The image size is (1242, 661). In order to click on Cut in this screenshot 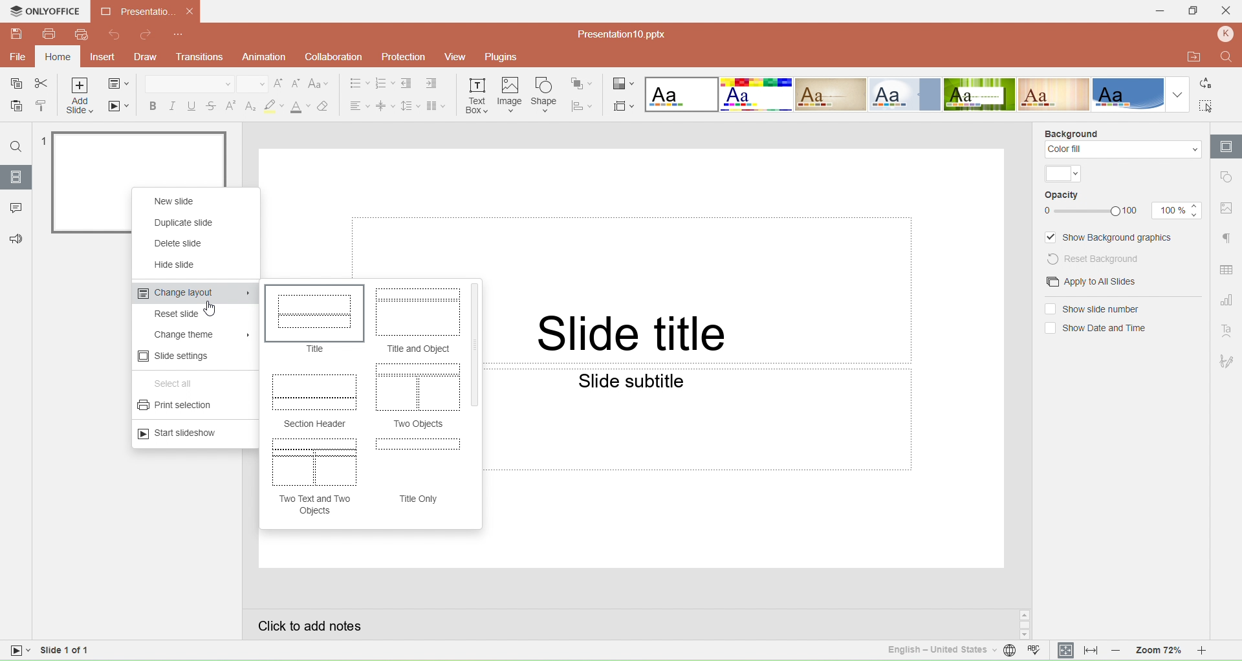, I will do `click(42, 83)`.